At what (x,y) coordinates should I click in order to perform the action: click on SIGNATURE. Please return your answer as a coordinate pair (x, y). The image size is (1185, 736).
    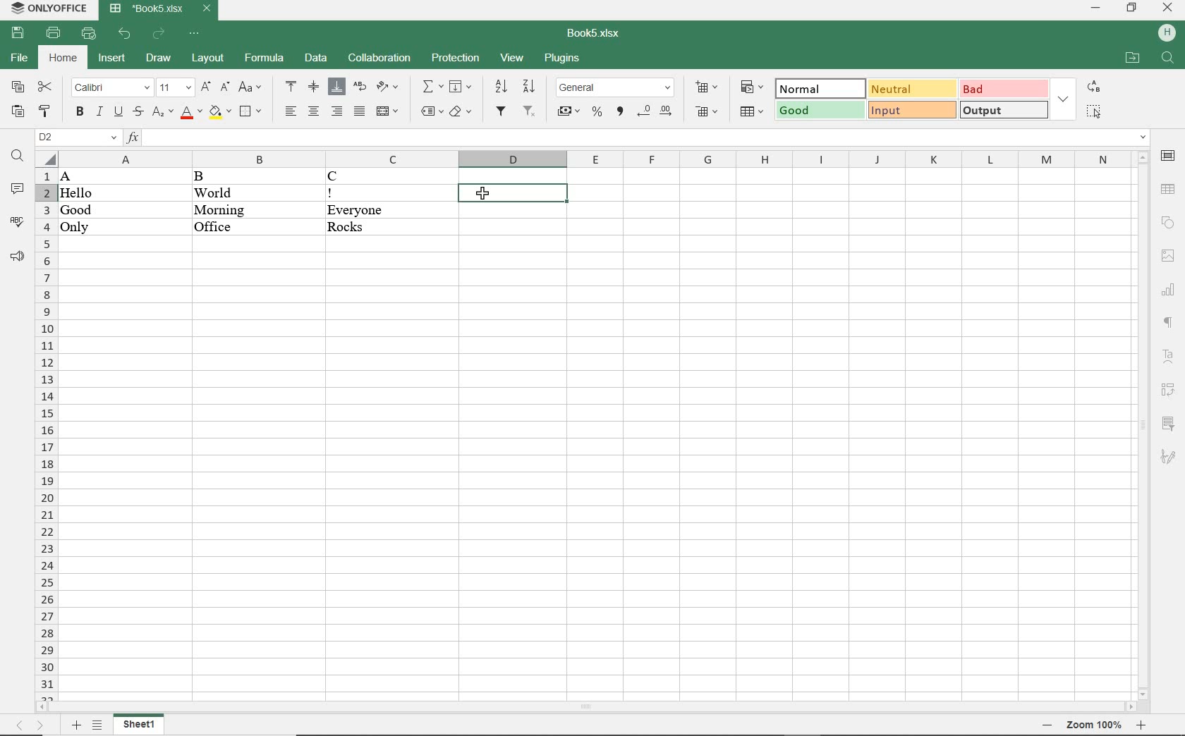
    Looking at the image, I should click on (1170, 458).